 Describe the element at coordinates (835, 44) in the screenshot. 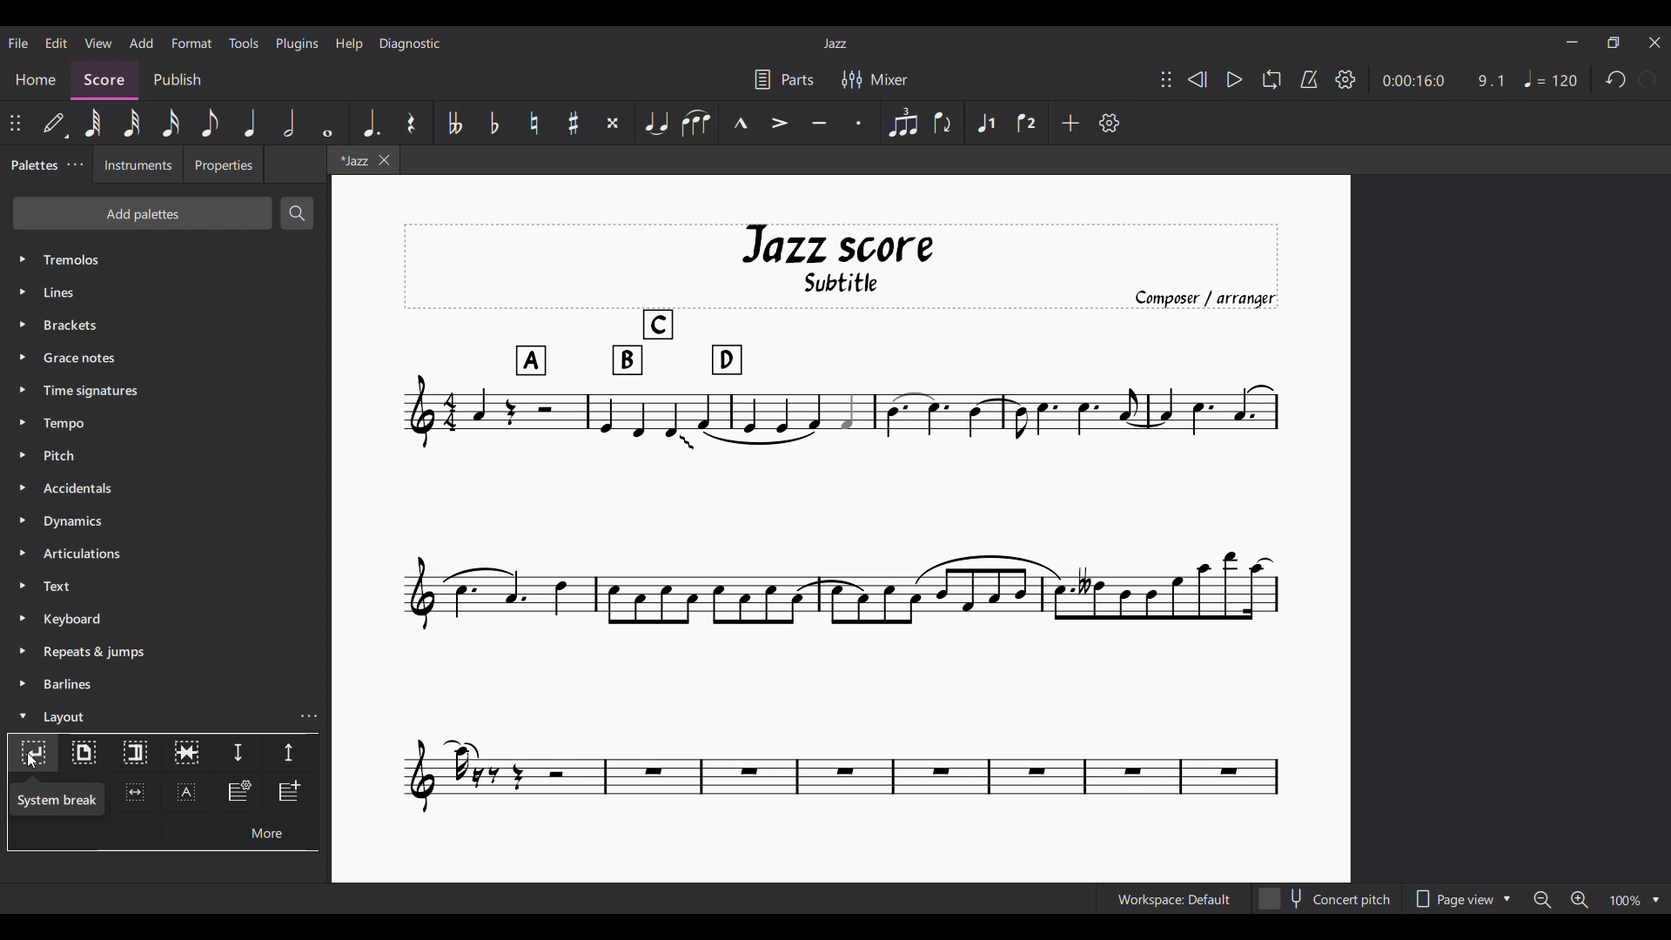

I see `Jazz` at that location.